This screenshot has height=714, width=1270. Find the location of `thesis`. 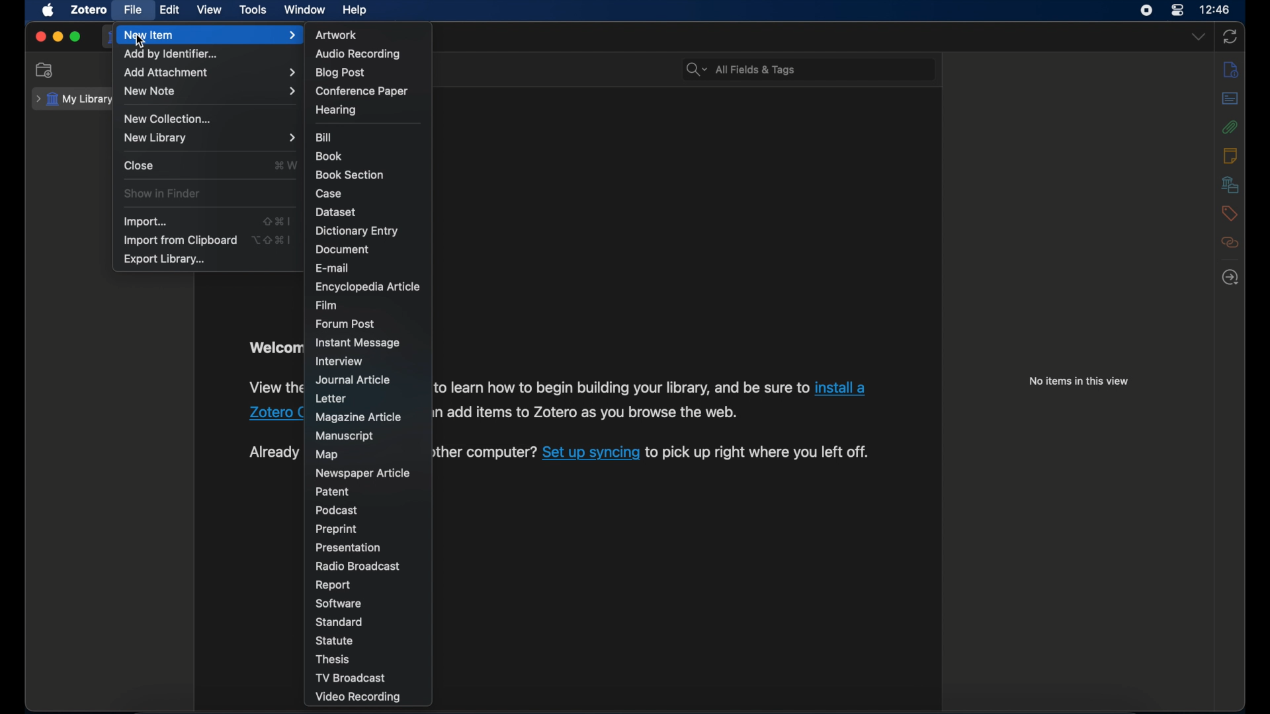

thesis is located at coordinates (333, 660).